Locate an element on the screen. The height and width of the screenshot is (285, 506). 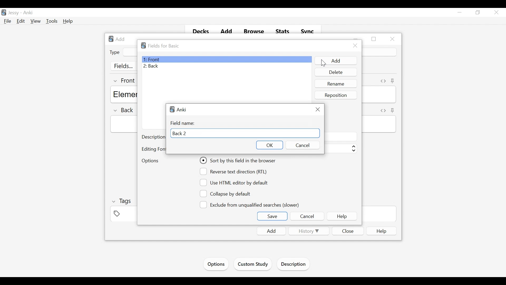
 is located at coordinates (335, 60).